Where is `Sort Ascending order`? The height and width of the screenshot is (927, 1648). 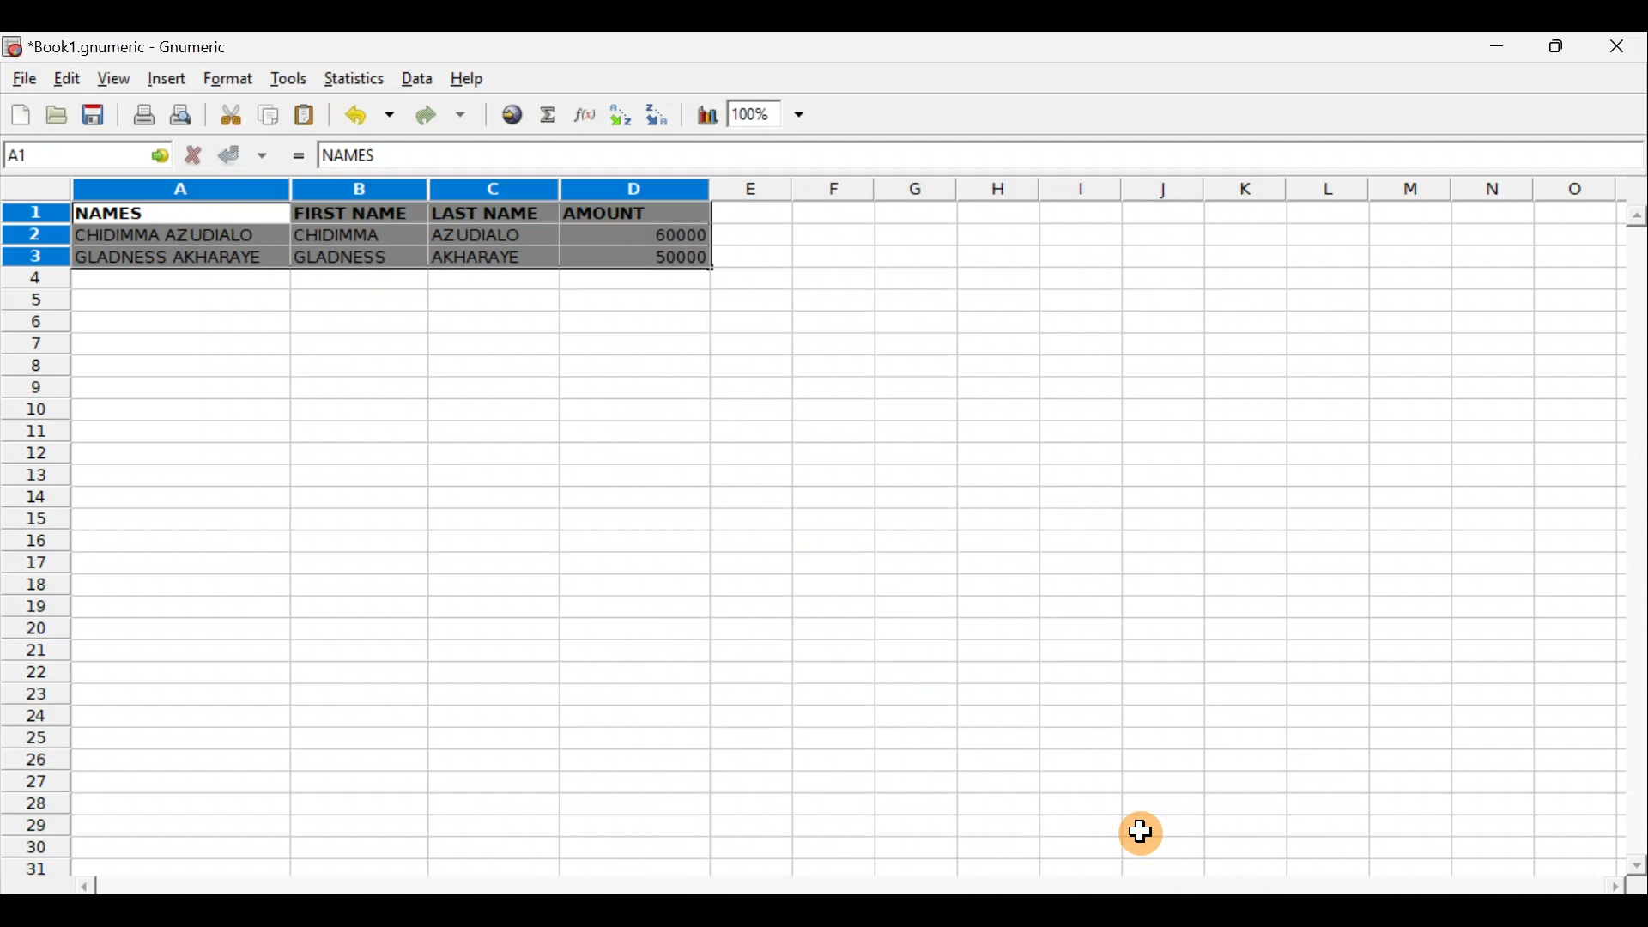 Sort Ascending order is located at coordinates (619, 115).